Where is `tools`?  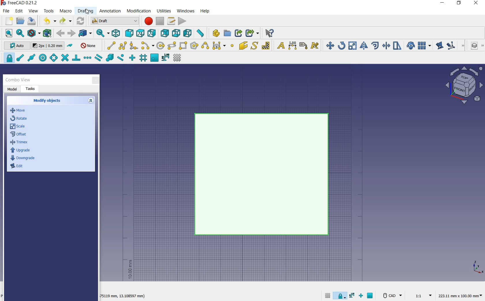
tools is located at coordinates (49, 11).